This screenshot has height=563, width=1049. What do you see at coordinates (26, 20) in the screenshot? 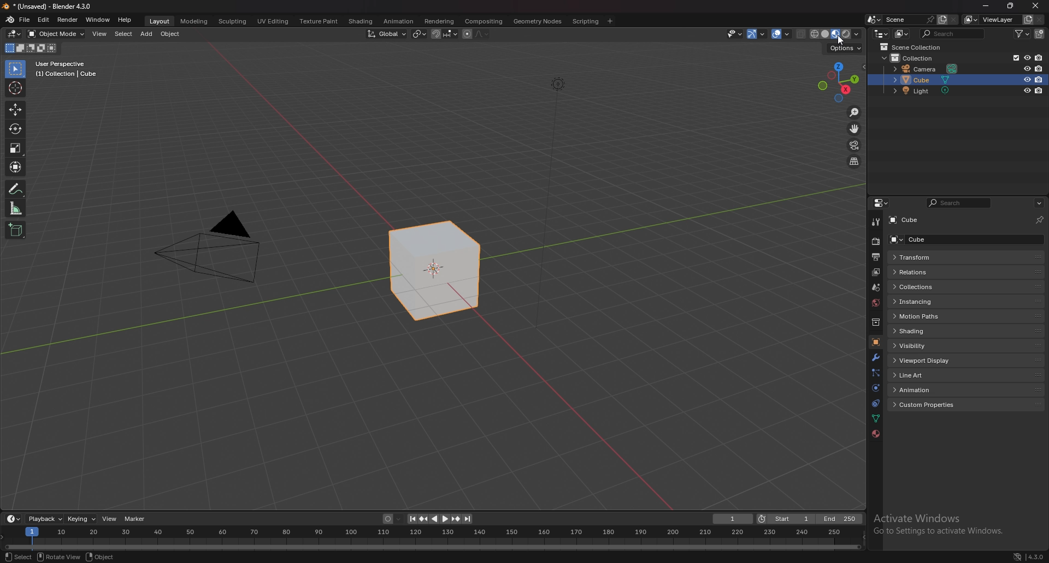
I see `file` at bounding box center [26, 20].